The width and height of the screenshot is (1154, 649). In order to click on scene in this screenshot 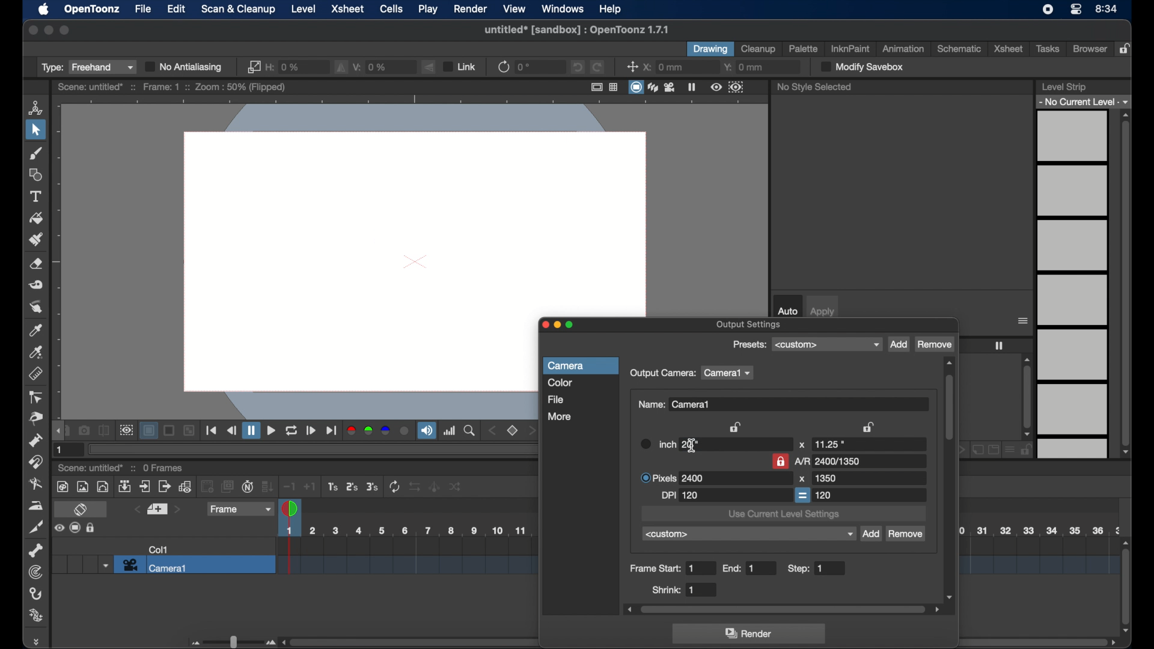, I will do `click(405, 557)`.